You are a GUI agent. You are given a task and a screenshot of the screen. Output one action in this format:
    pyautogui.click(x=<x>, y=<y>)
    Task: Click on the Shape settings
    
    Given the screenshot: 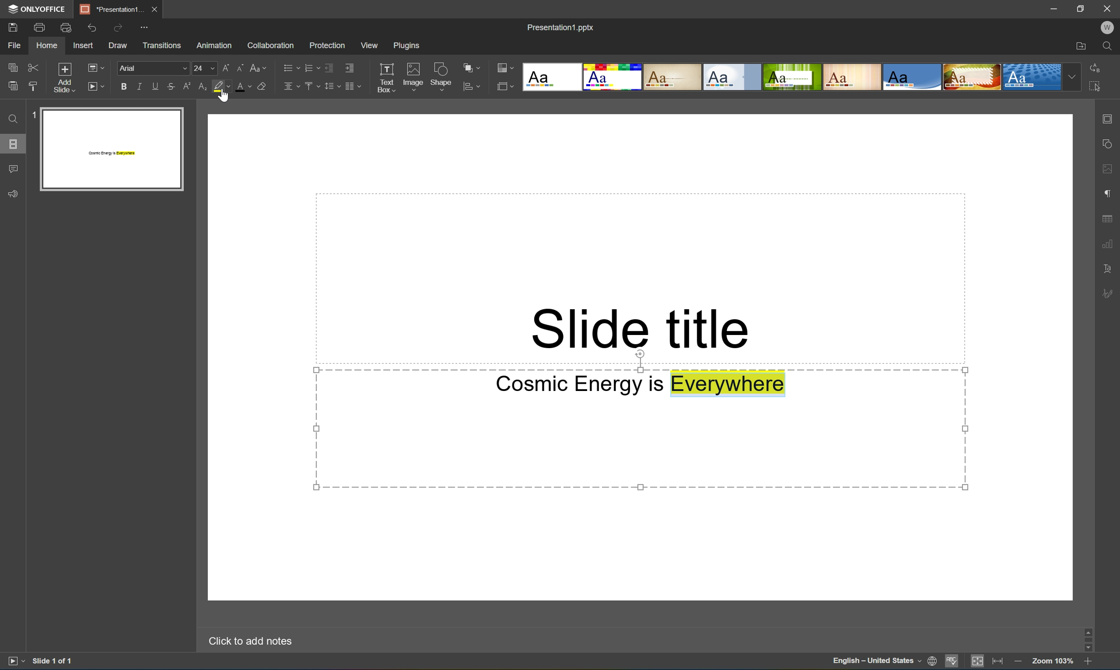 What is the action you would take?
    pyautogui.click(x=1110, y=144)
    